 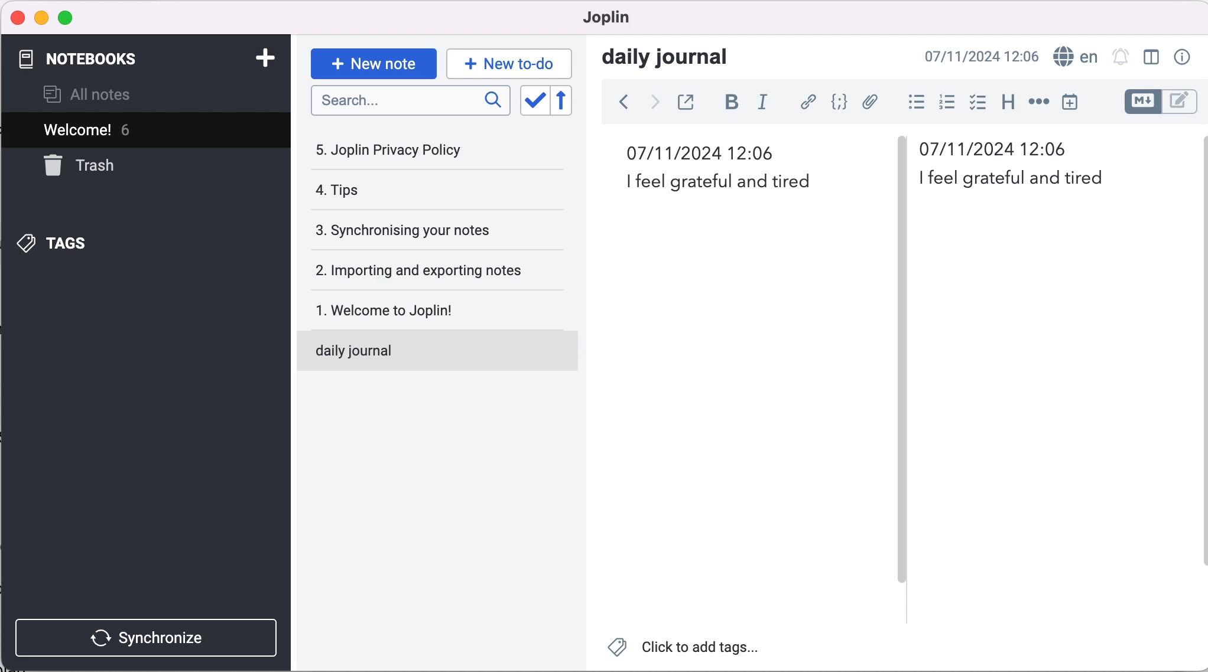 I want to click on attach file, so click(x=870, y=102).